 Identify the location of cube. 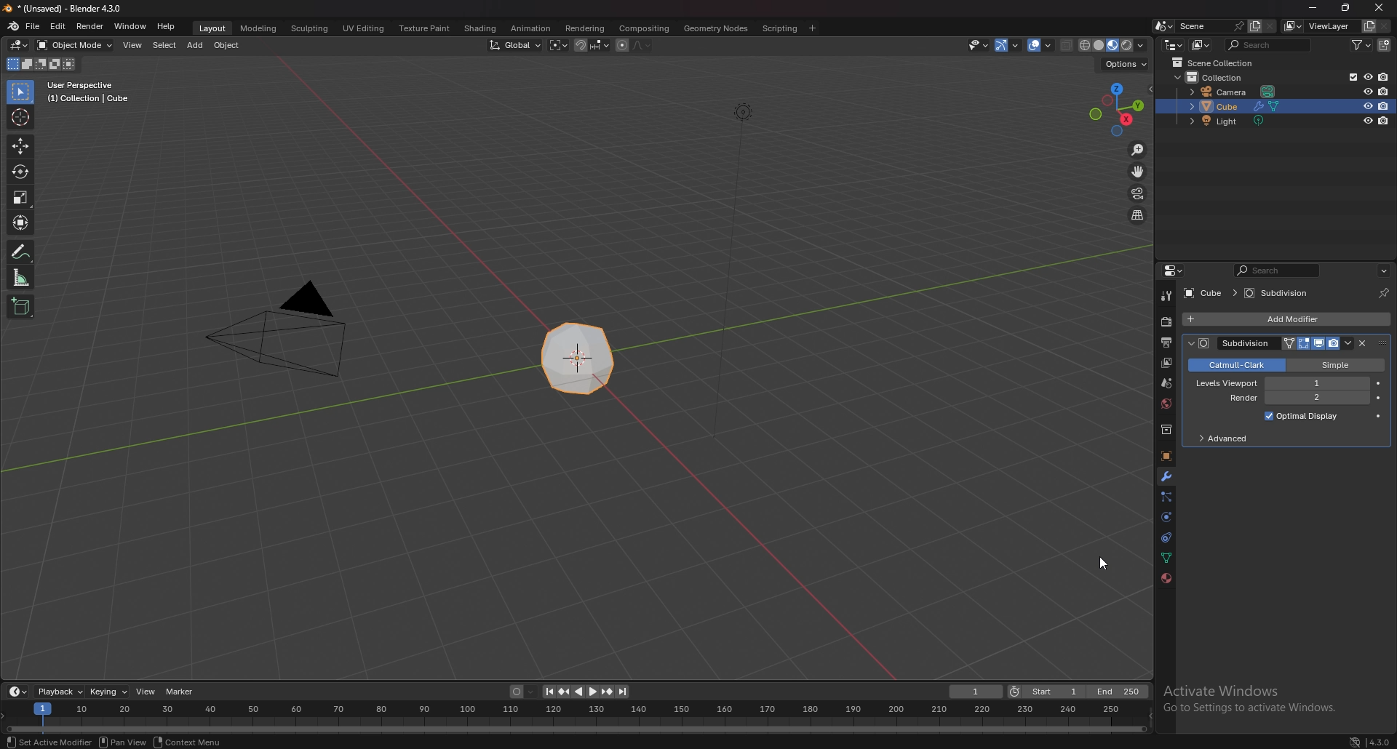
(1243, 106).